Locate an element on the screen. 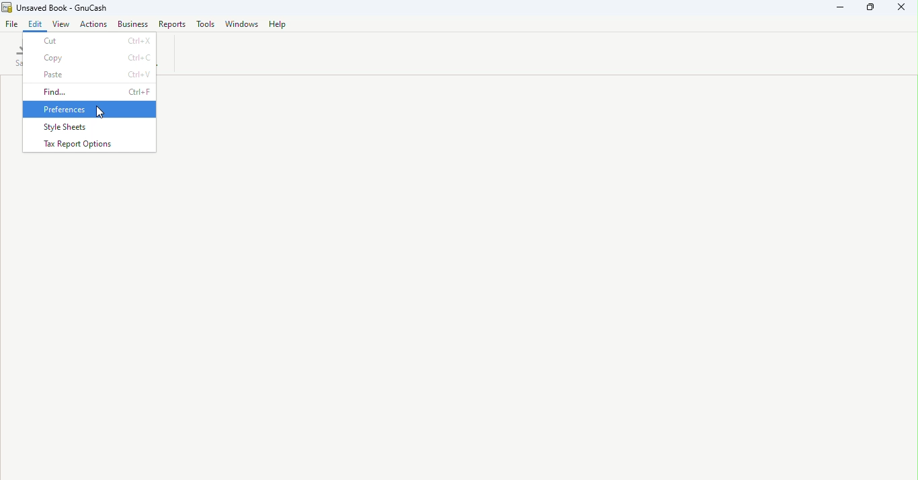 The height and width of the screenshot is (480, 918). Minimize is located at coordinates (842, 9).